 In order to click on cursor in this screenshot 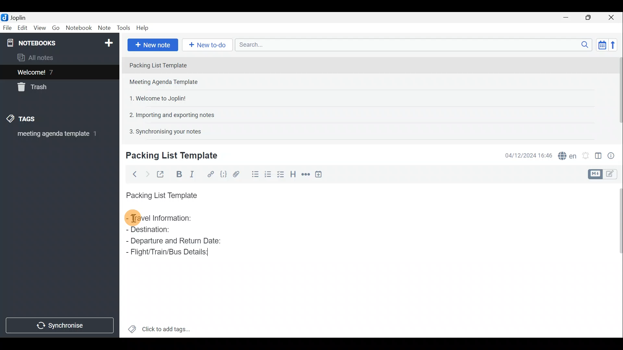, I will do `click(133, 219)`.